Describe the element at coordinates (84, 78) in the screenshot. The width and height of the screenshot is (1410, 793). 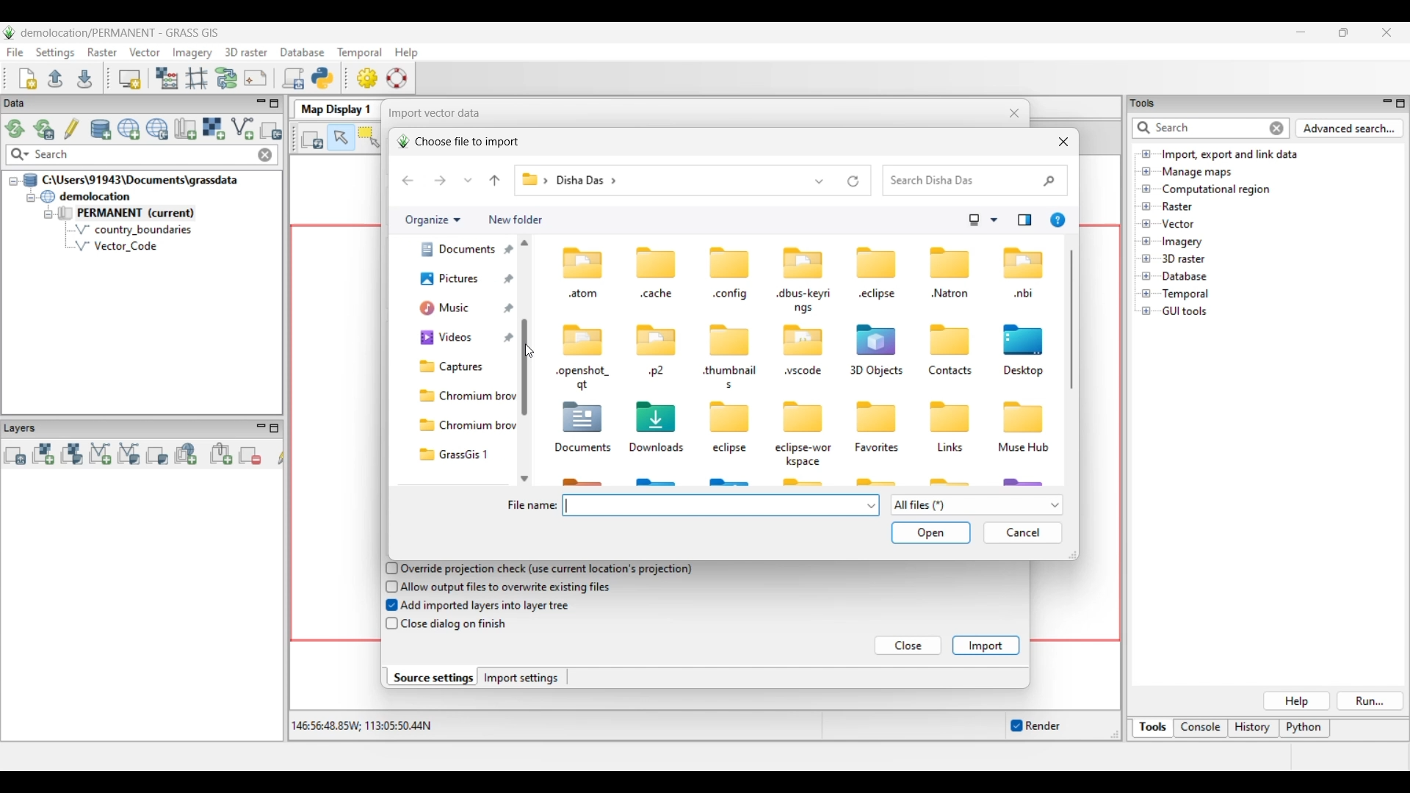
I see `Save current workspace to file` at that location.